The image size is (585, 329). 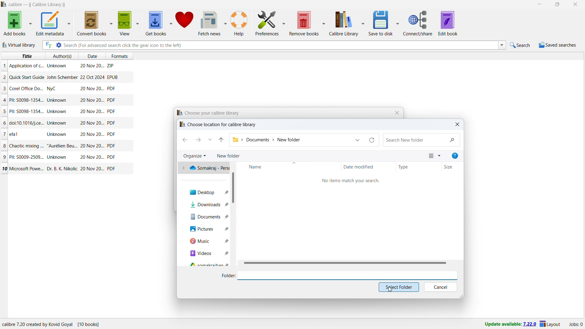 I want to click on convert books options, so click(x=112, y=23).